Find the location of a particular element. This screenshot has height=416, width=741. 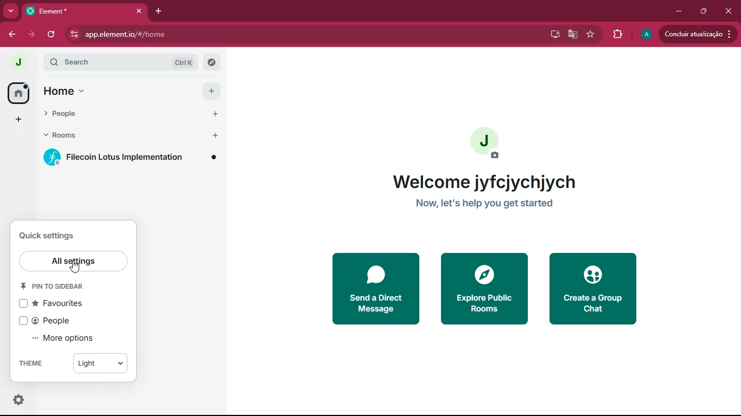

maximize is located at coordinates (704, 11).